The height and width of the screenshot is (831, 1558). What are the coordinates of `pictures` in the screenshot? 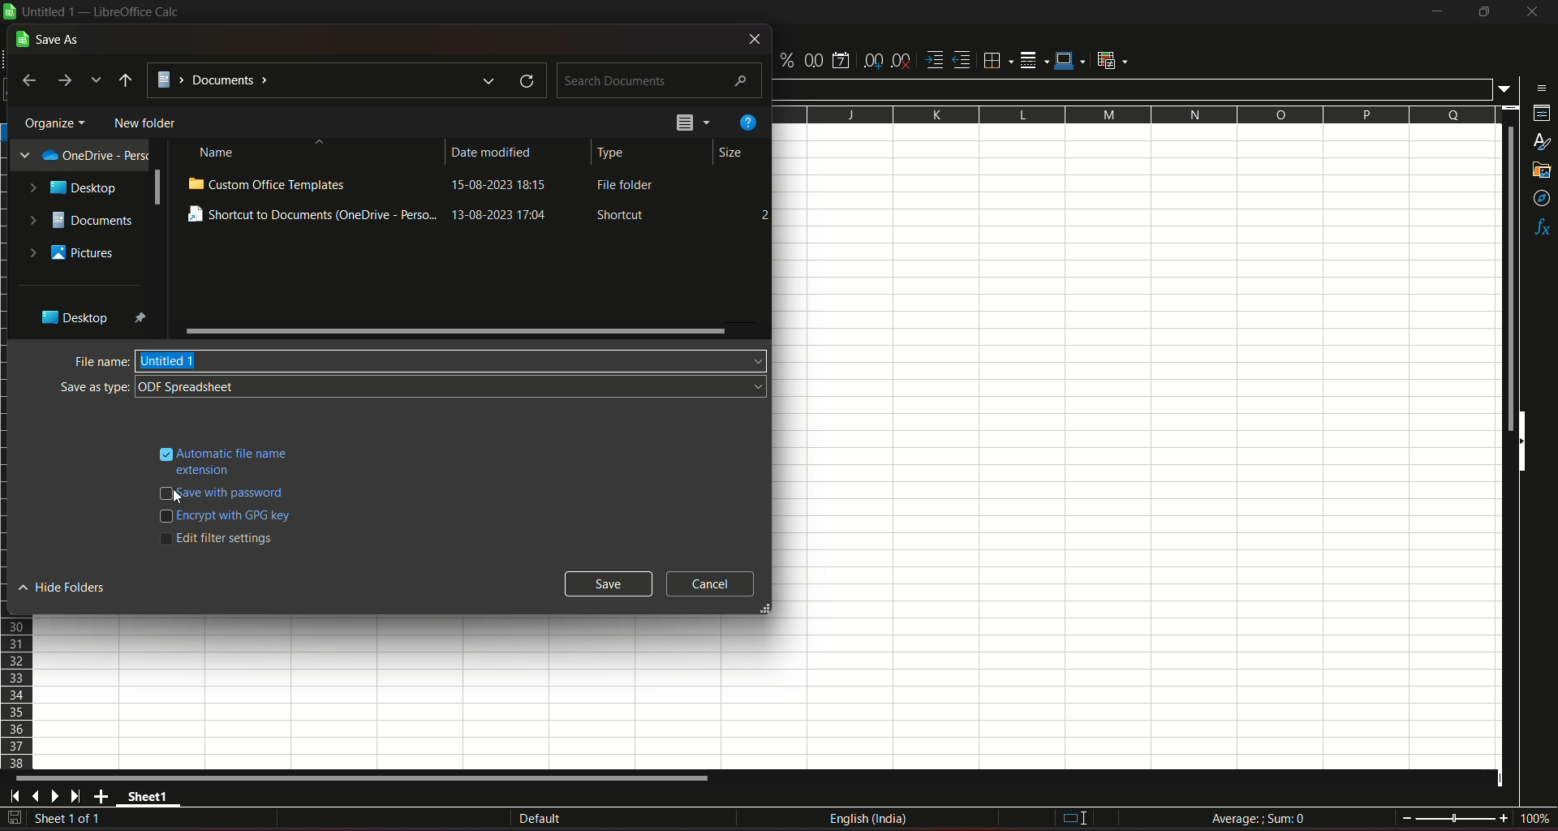 It's located at (72, 254).